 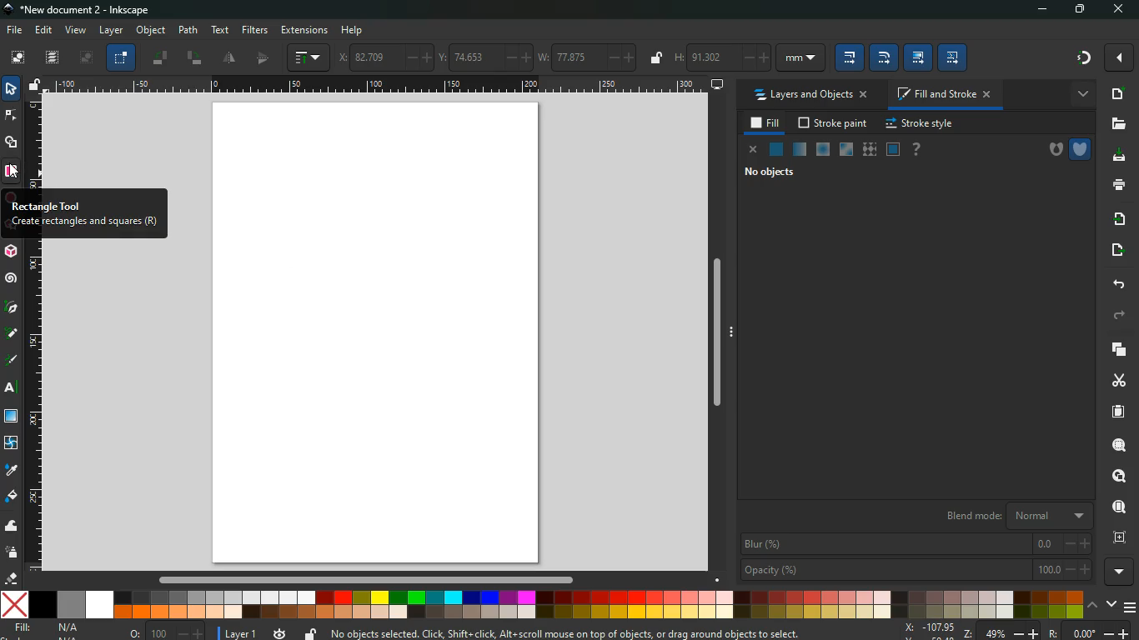 What do you see at coordinates (13, 442) in the screenshot?
I see `twist` at bounding box center [13, 442].